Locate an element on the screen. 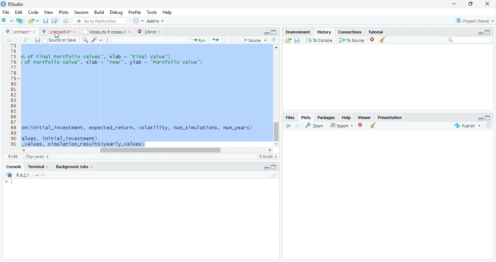 The width and height of the screenshot is (496, 262). Open new file is located at coordinates (7, 20).